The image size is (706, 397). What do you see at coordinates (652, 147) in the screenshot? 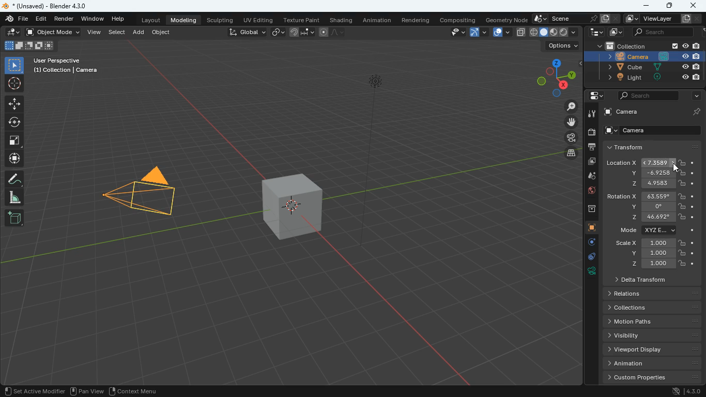
I see `transform` at bounding box center [652, 147].